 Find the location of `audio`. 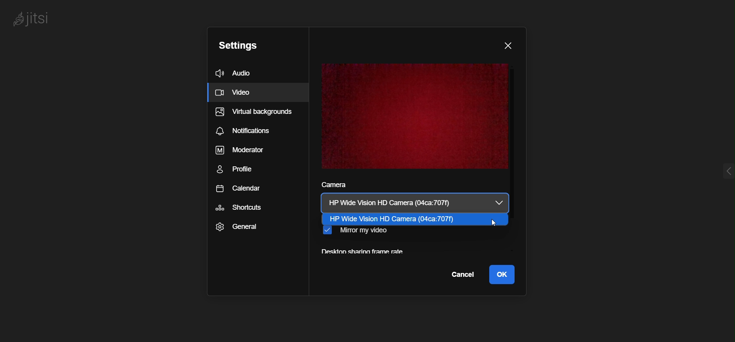

audio is located at coordinates (233, 72).